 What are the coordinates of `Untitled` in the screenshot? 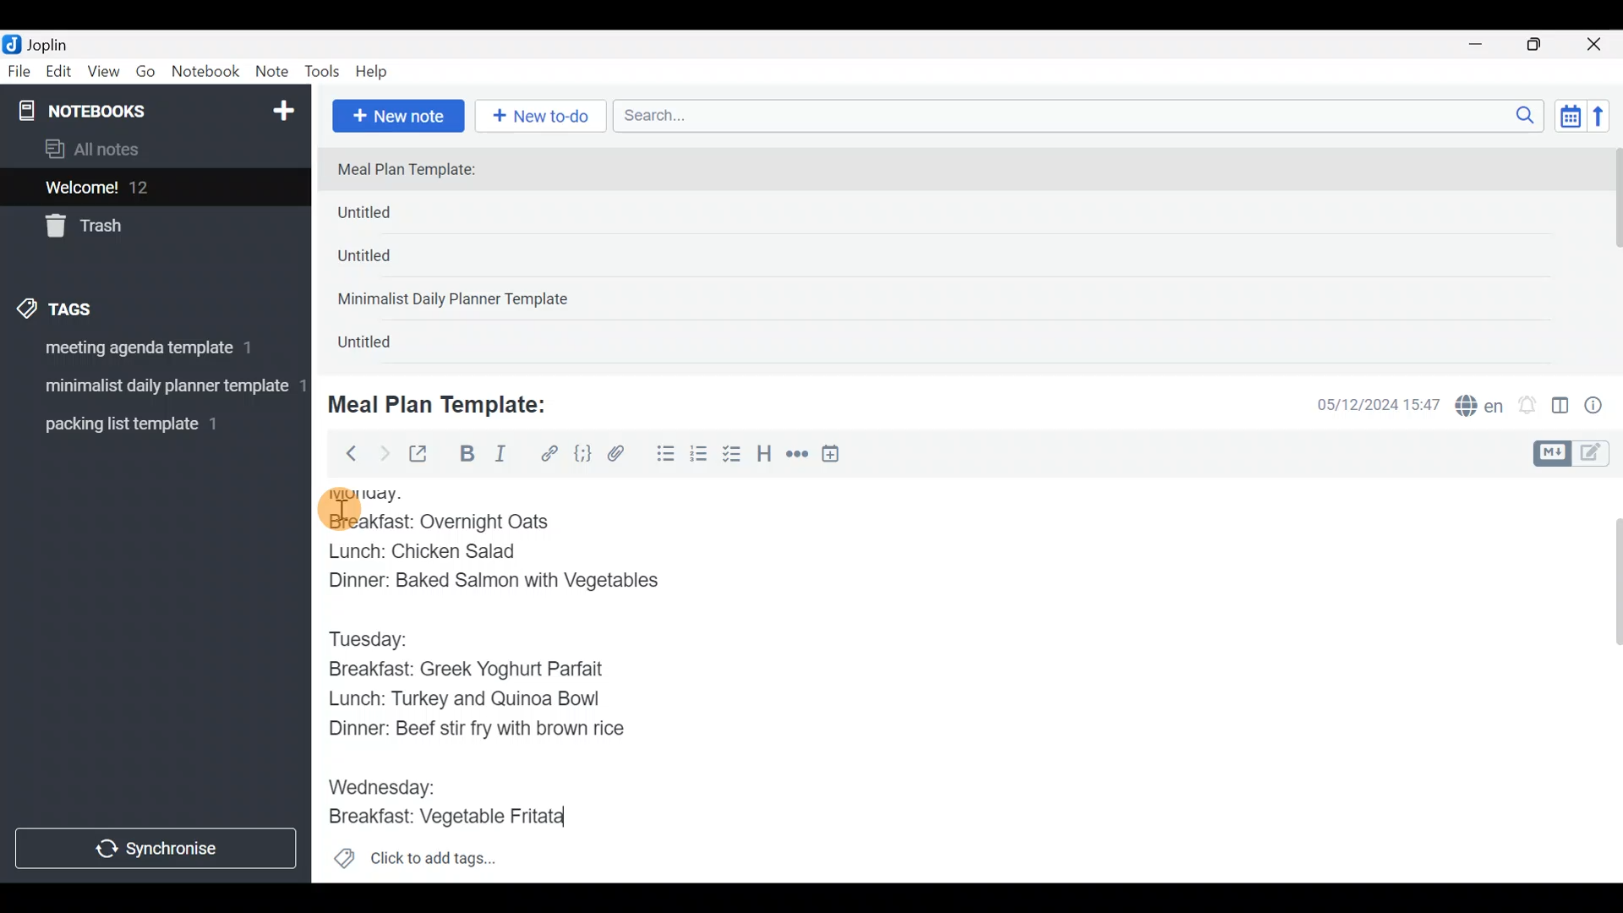 It's located at (392, 216).